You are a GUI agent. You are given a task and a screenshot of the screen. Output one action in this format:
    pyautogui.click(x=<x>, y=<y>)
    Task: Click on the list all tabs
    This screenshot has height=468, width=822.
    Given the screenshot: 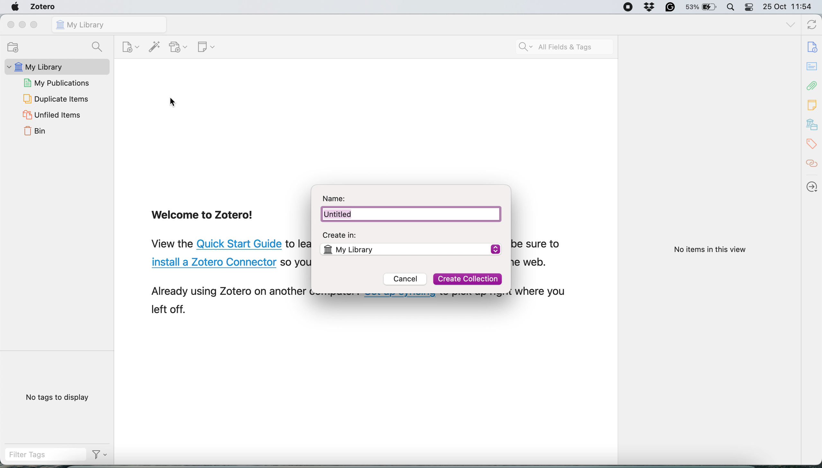 What is the action you would take?
    pyautogui.click(x=789, y=26)
    